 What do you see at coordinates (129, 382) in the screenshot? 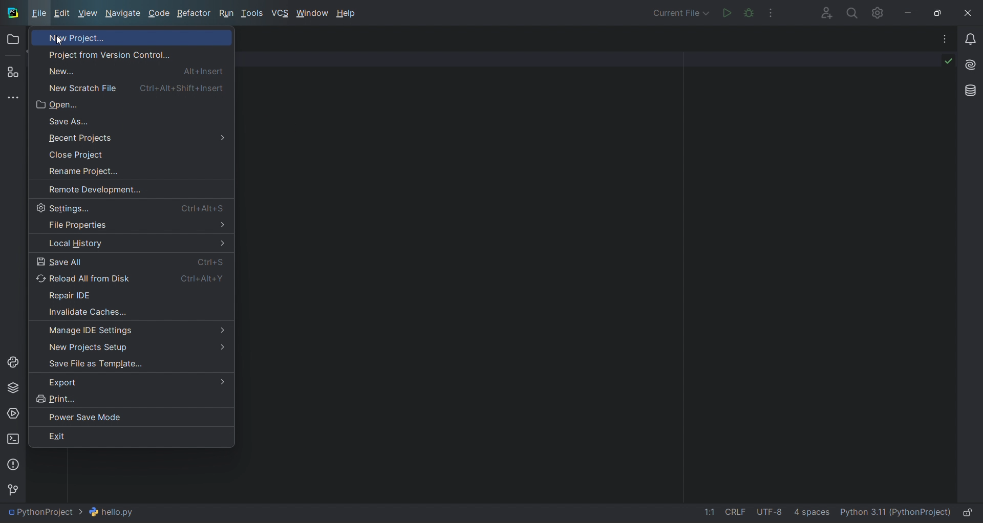
I see `export` at bounding box center [129, 382].